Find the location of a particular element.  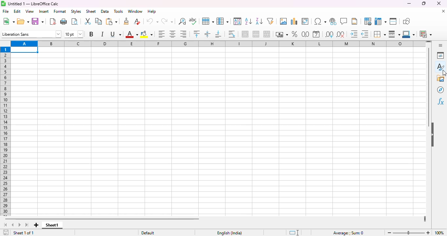

rows is located at coordinates (6, 131).